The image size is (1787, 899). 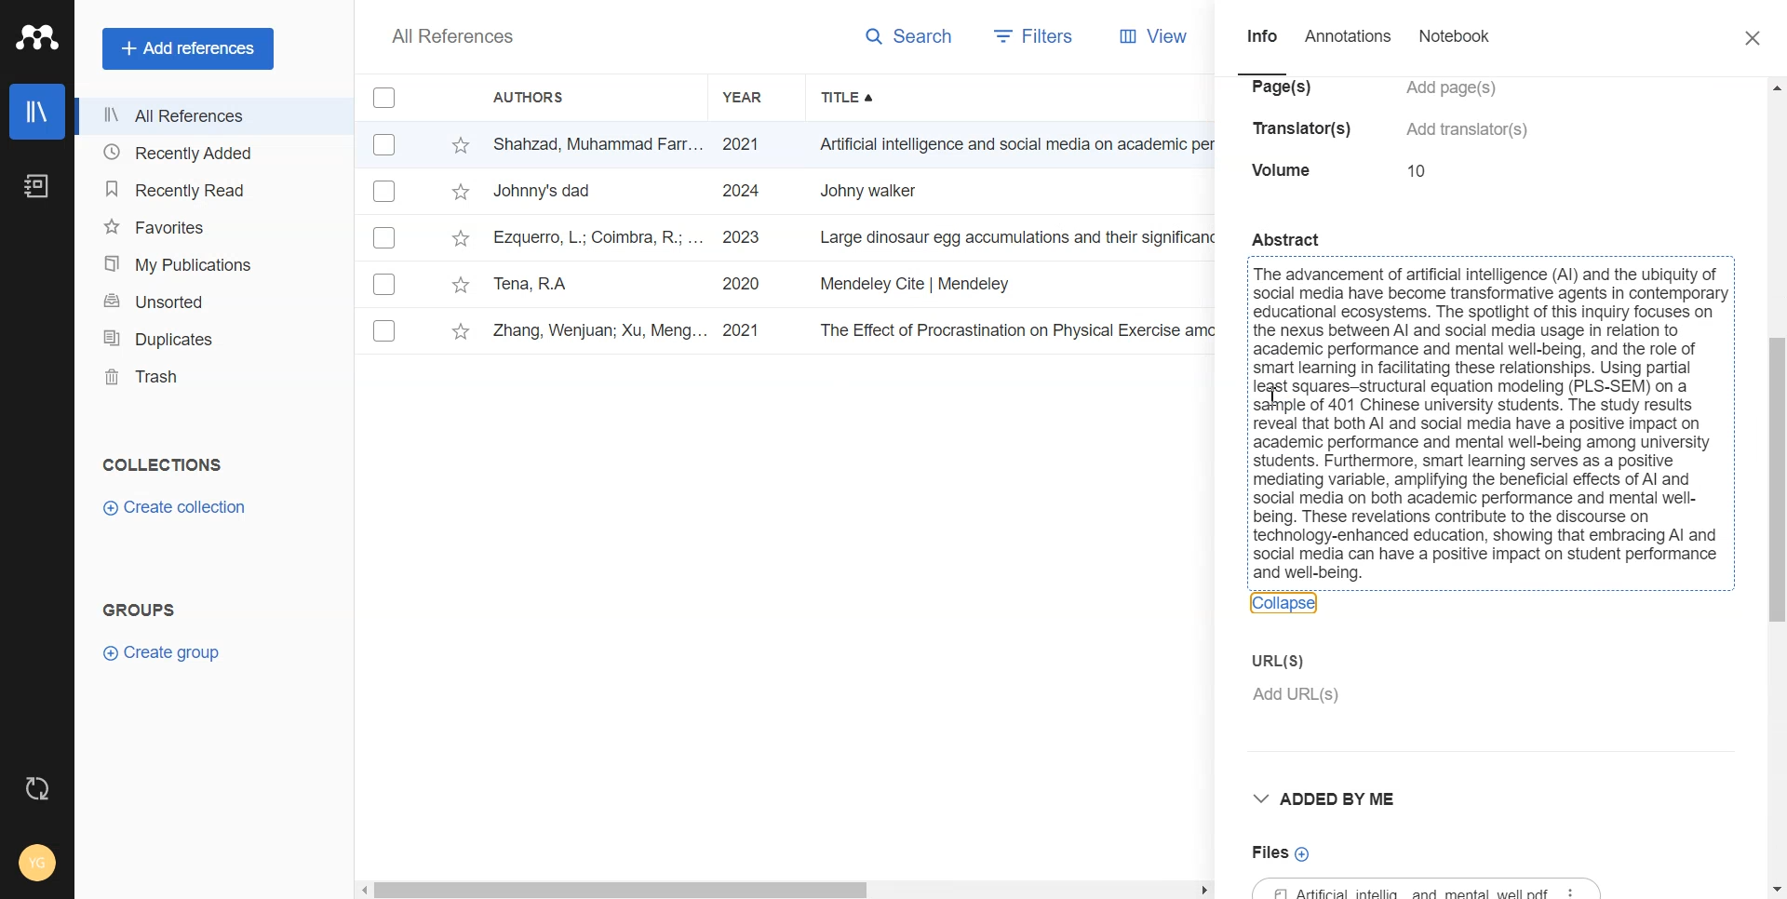 I want to click on Create collection, so click(x=174, y=507).